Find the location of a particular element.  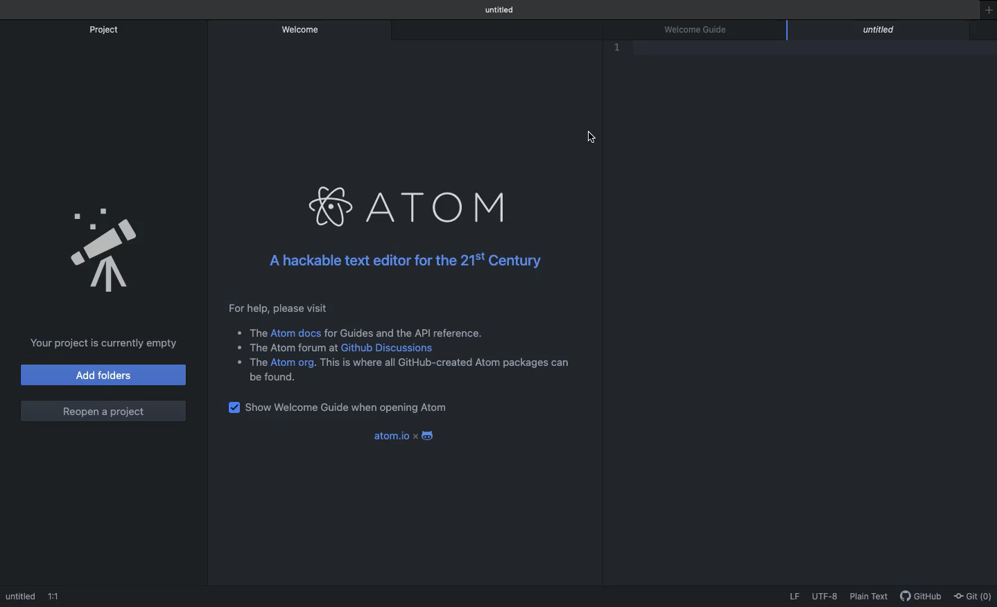

Plain text selected is located at coordinates (869, 597).